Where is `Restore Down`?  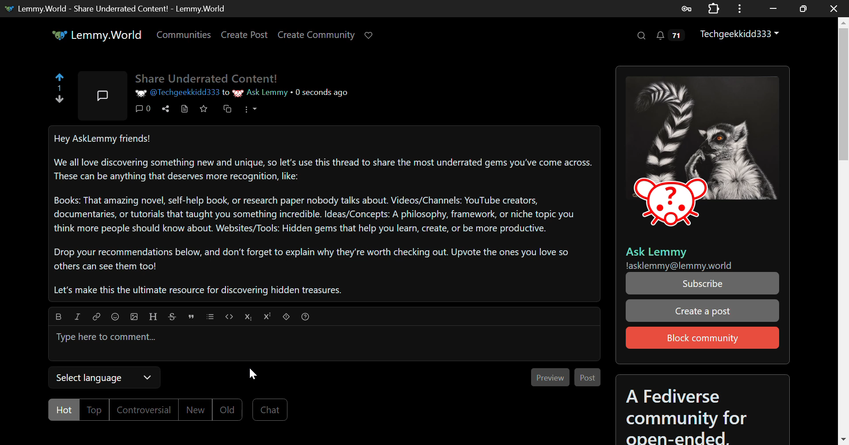 Restore Down is located at coordinates (774, 8).